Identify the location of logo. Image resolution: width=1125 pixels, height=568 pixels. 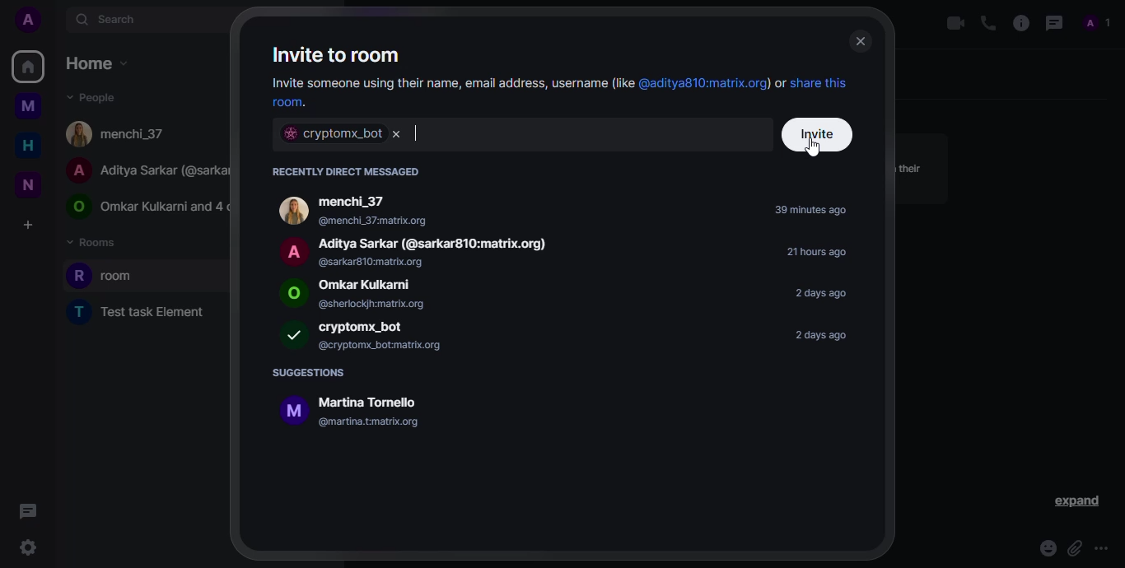
(291, 410).